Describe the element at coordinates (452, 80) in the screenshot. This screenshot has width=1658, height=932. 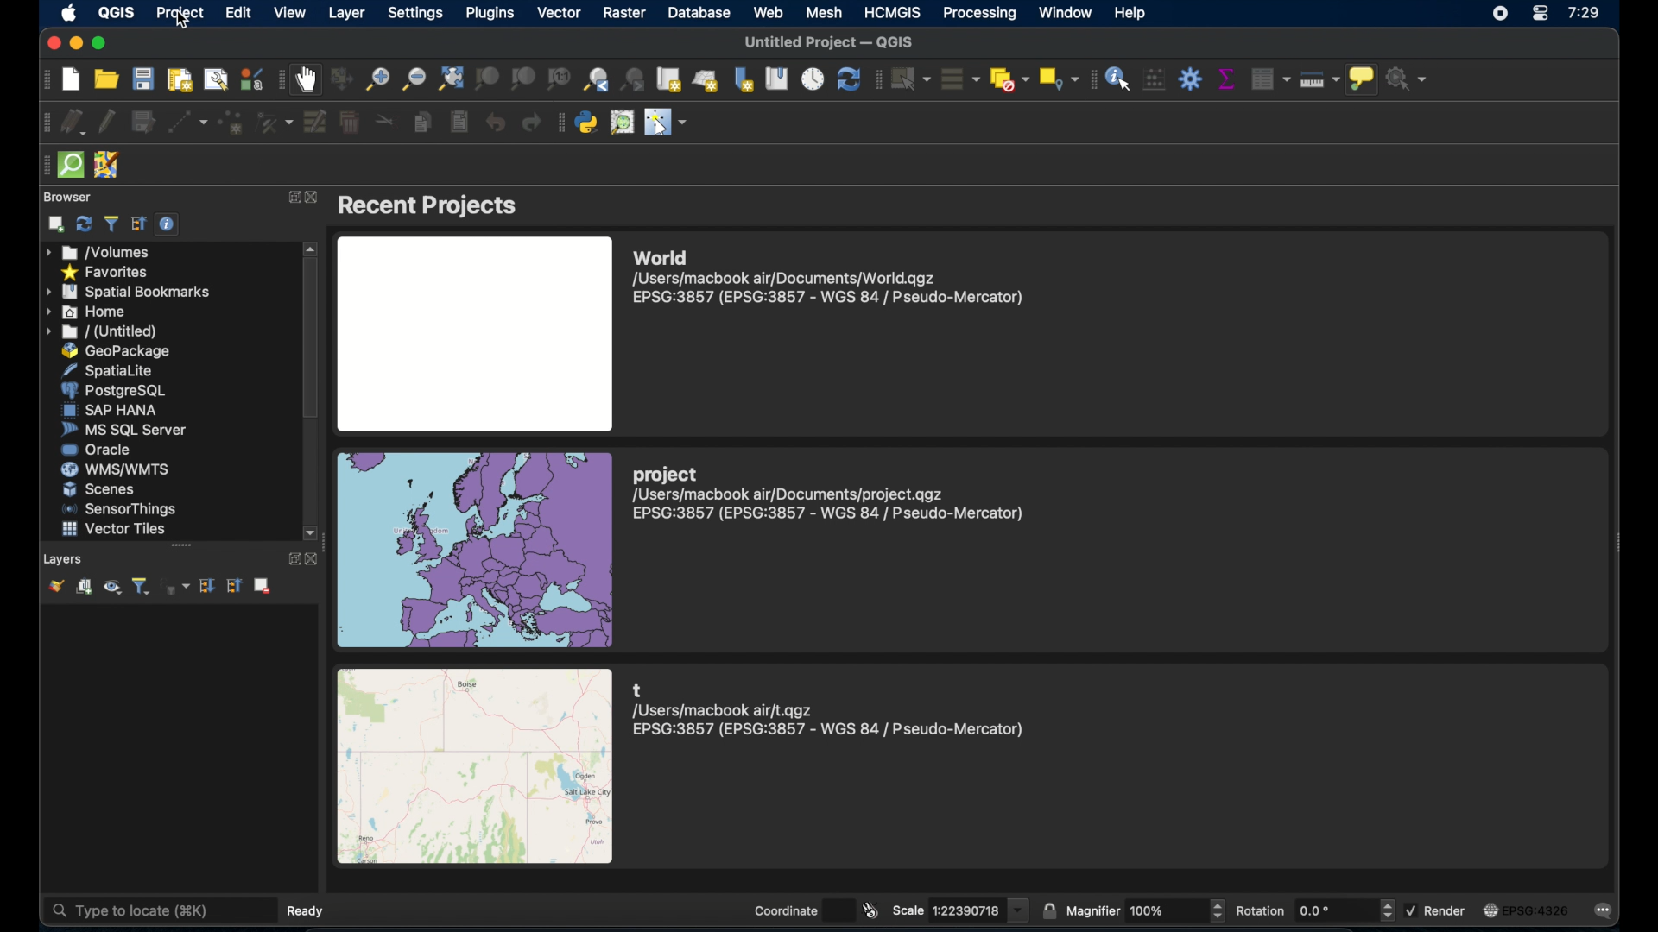
I see `zoom full` at that location.